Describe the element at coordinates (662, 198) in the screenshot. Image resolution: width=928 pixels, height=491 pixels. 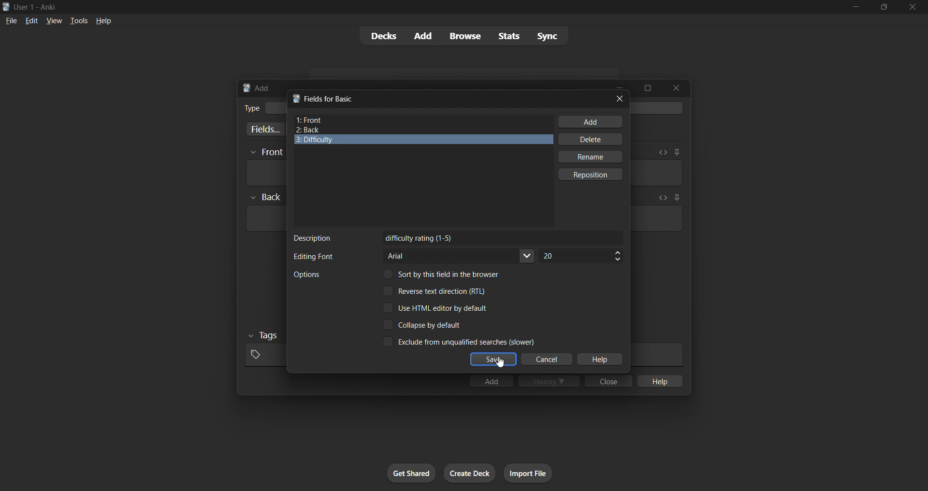
I see `Toggle HTML editor` at that location.